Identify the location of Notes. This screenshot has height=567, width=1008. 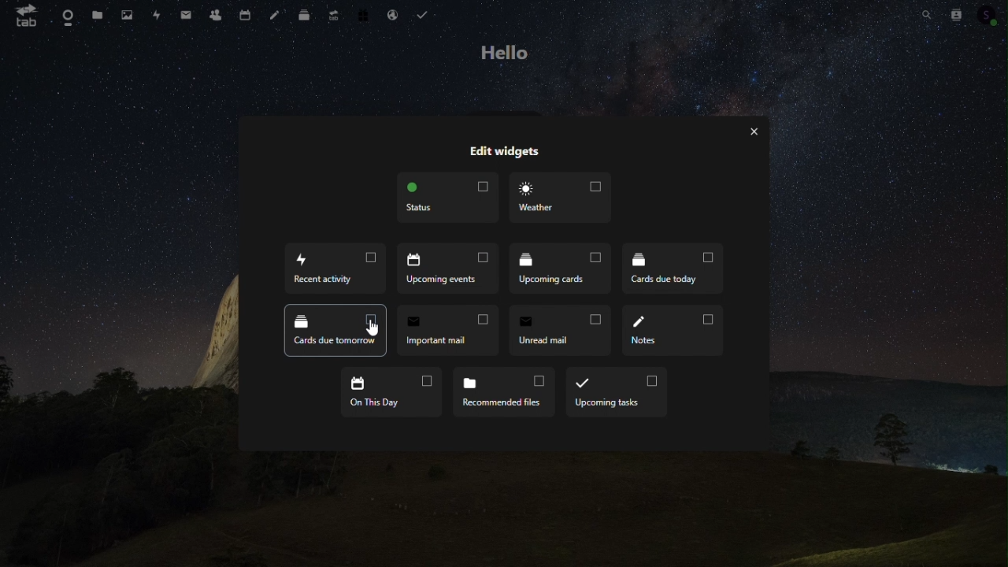
(674, 331).